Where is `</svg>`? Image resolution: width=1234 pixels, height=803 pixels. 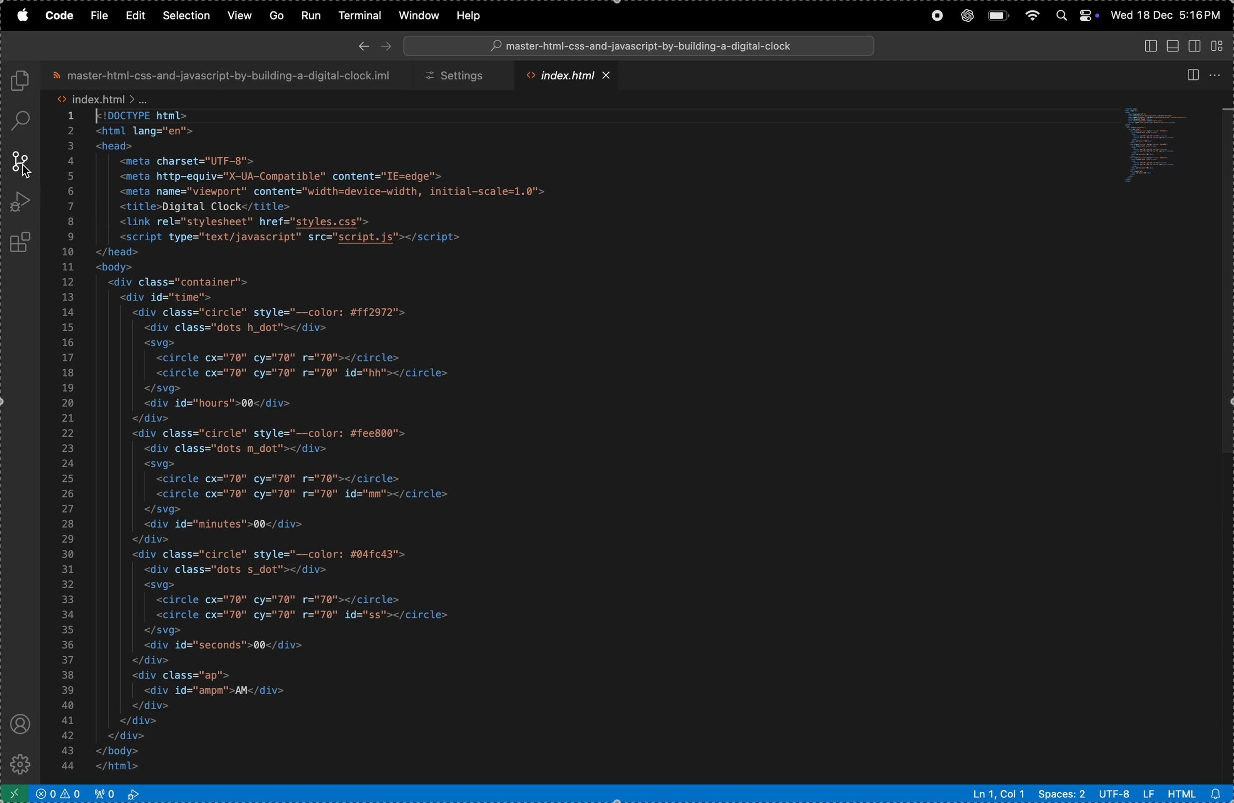 </svg> is located at coordinates (162, 389).